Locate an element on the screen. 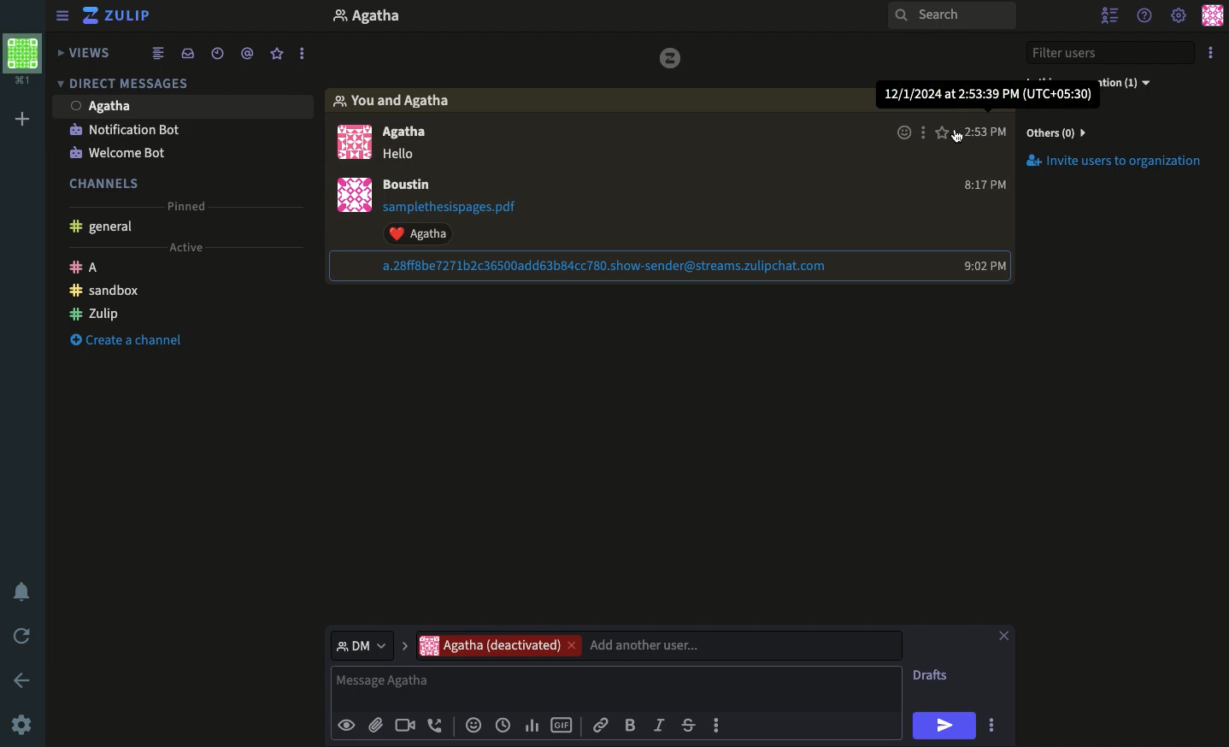  Zulip is located at coordinates (94, 314).